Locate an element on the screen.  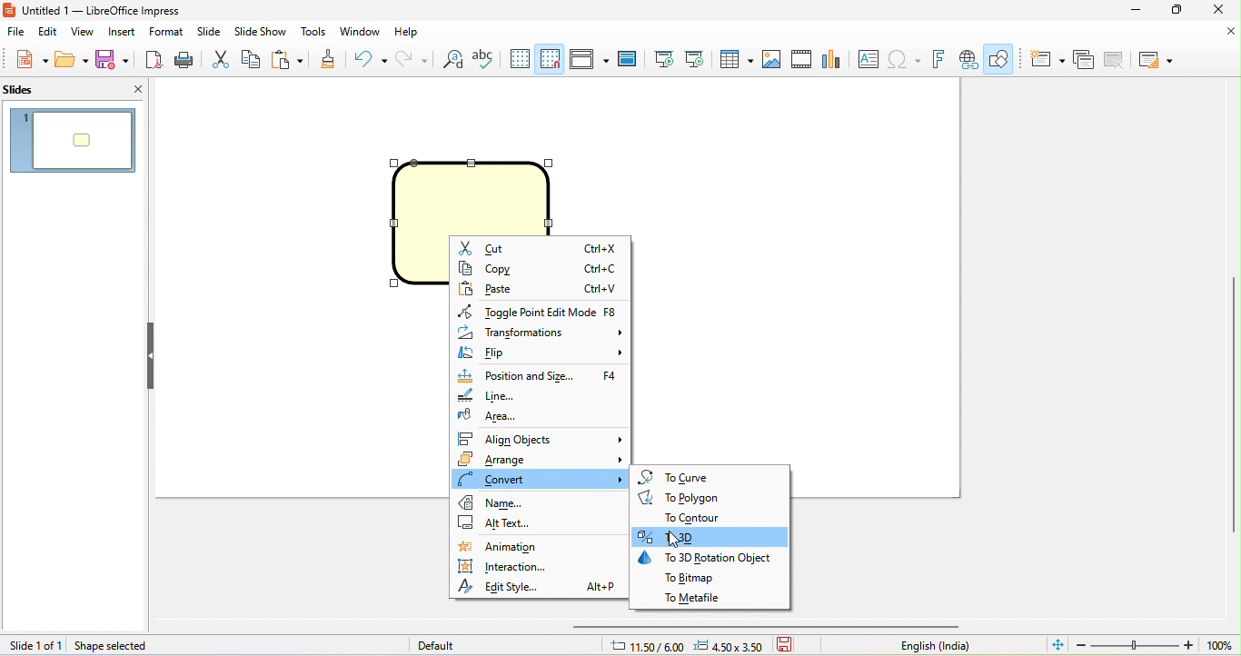
print is located at coordinates (186, 58).